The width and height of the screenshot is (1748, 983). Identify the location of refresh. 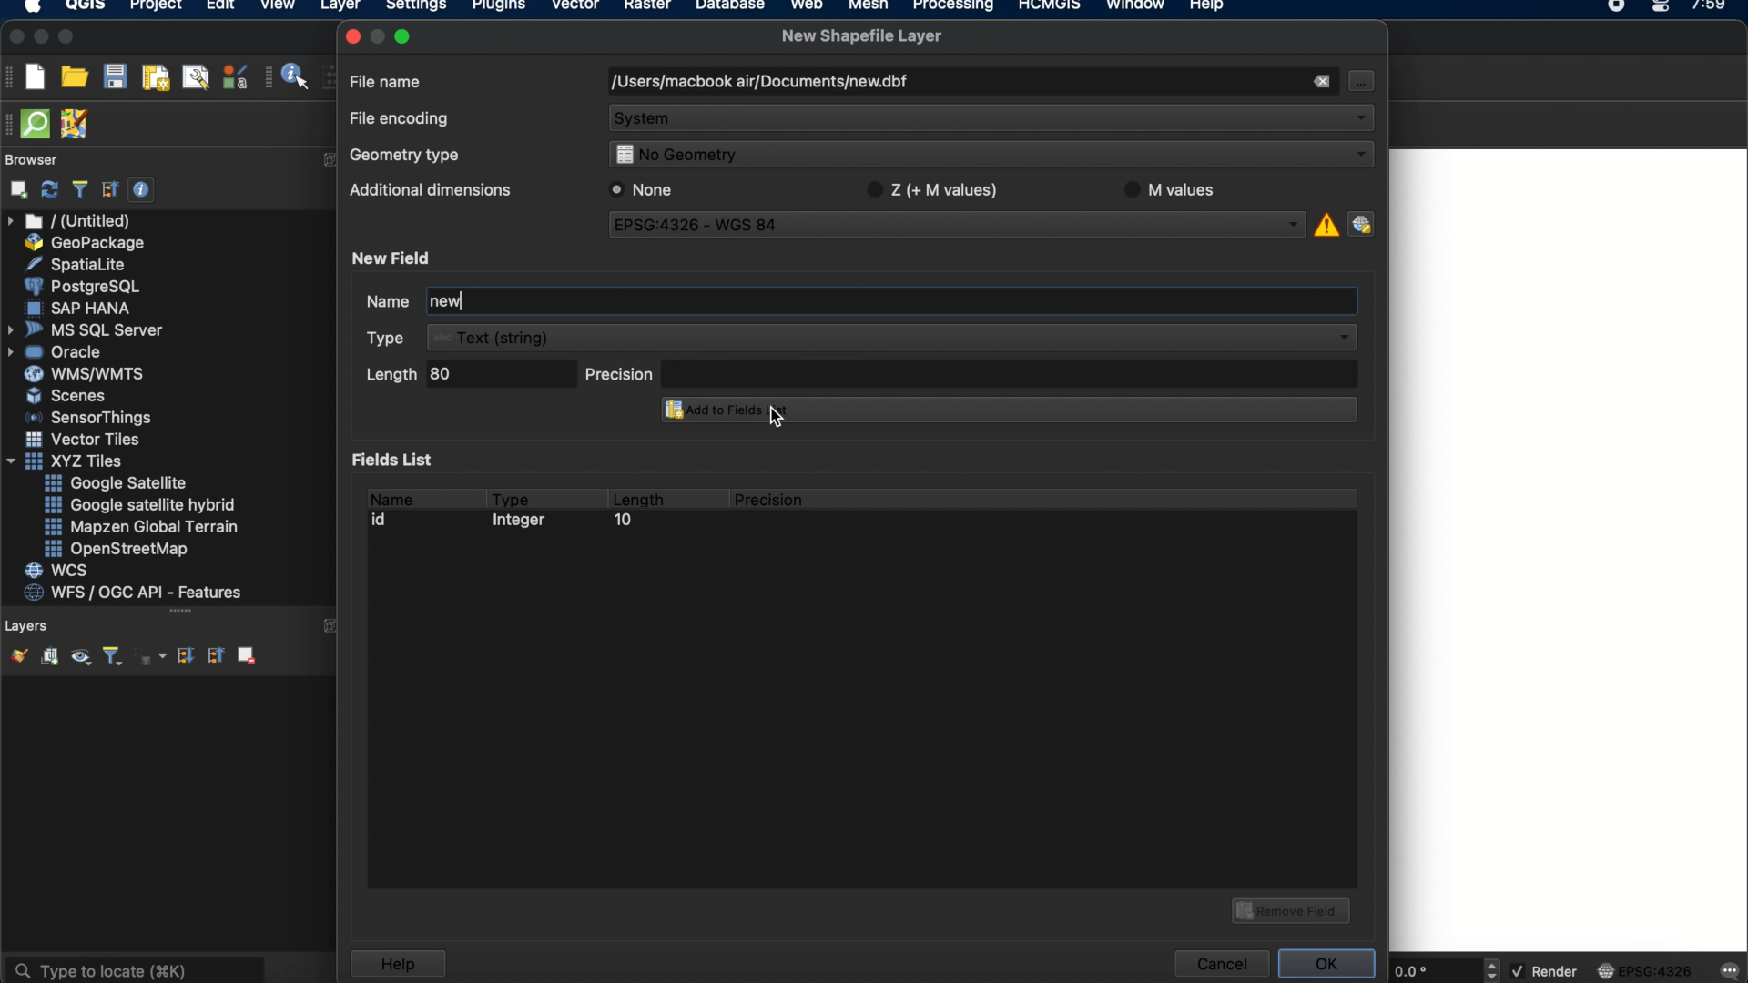
(50, 190).